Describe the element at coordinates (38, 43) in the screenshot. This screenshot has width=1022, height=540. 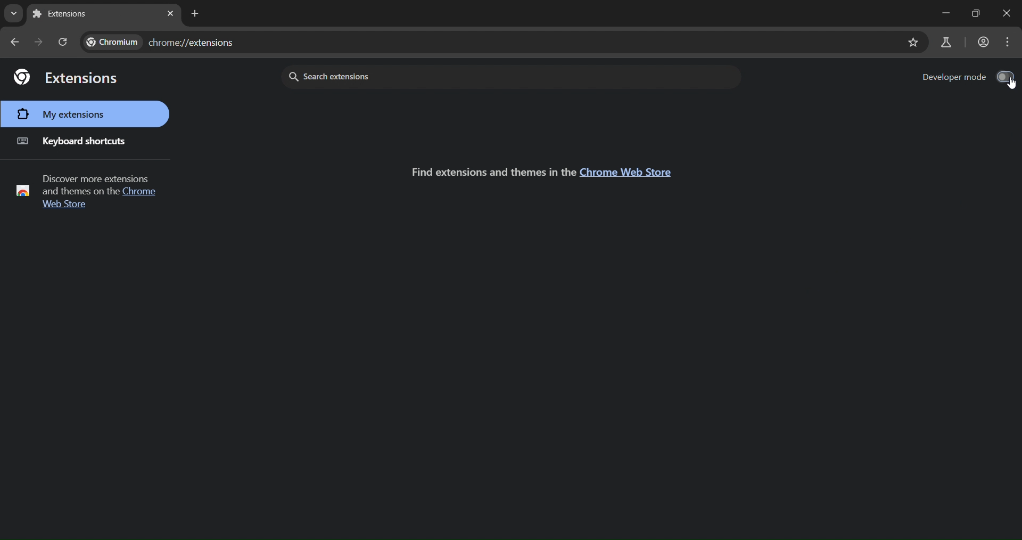
I see `go forward one page` at that location.